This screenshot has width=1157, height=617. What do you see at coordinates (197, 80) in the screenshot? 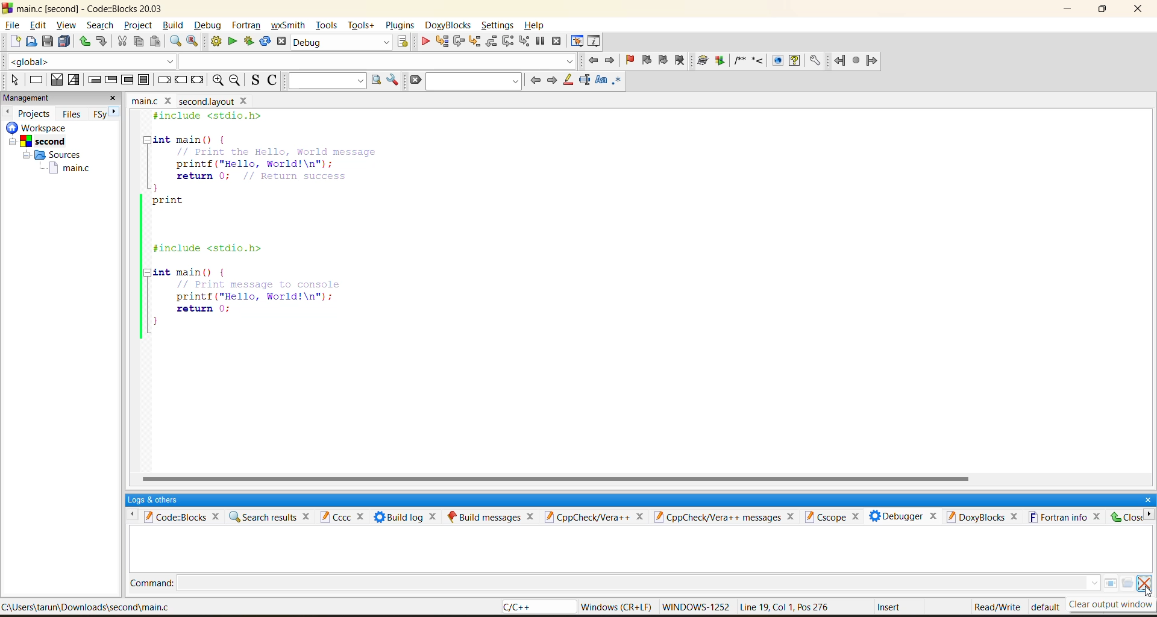
I see `return instruction` at bounding box center [197, 80].